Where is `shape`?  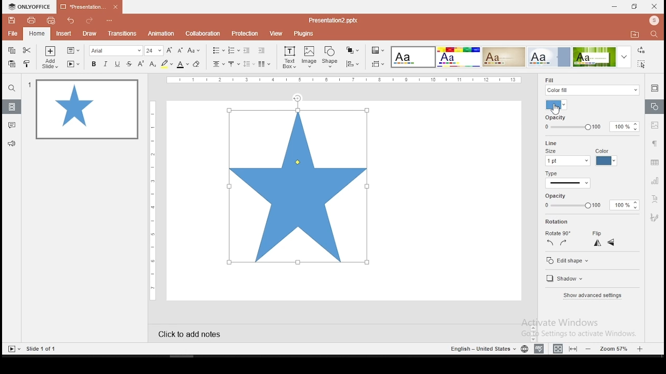 shape is located at coordinates (331, 58).